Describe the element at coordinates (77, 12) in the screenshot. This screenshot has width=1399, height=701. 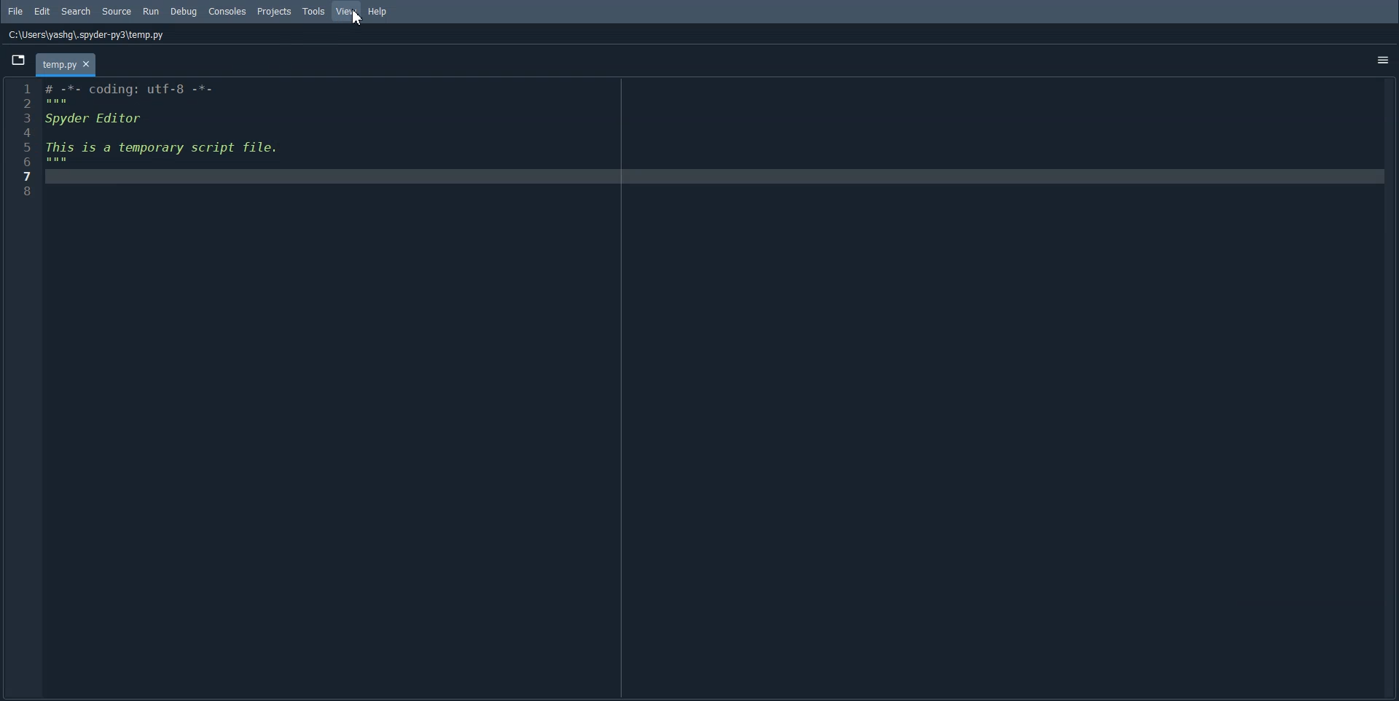
I see `Search` at that location.